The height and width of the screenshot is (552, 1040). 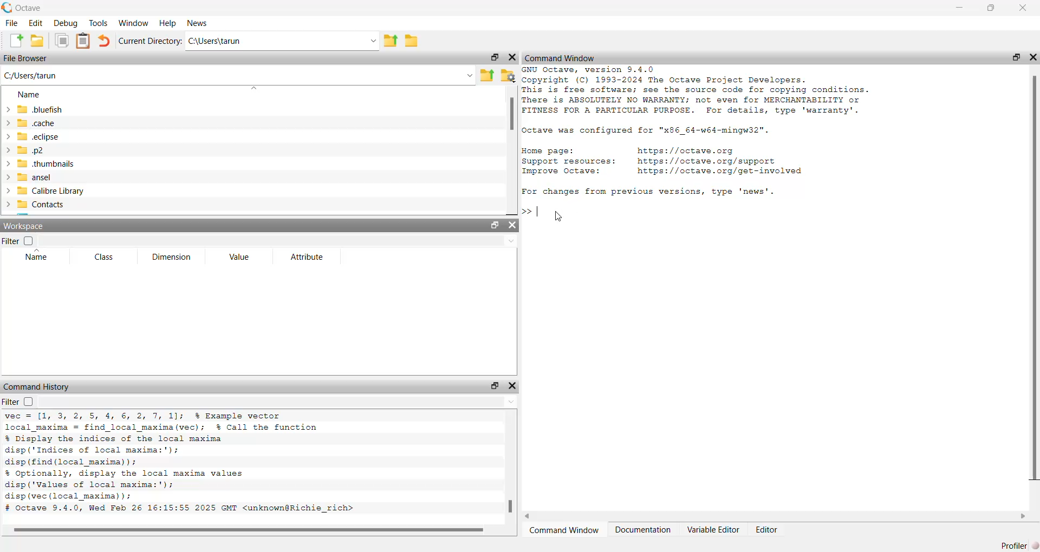 I want to click on New script, so click(x=15, y=40).